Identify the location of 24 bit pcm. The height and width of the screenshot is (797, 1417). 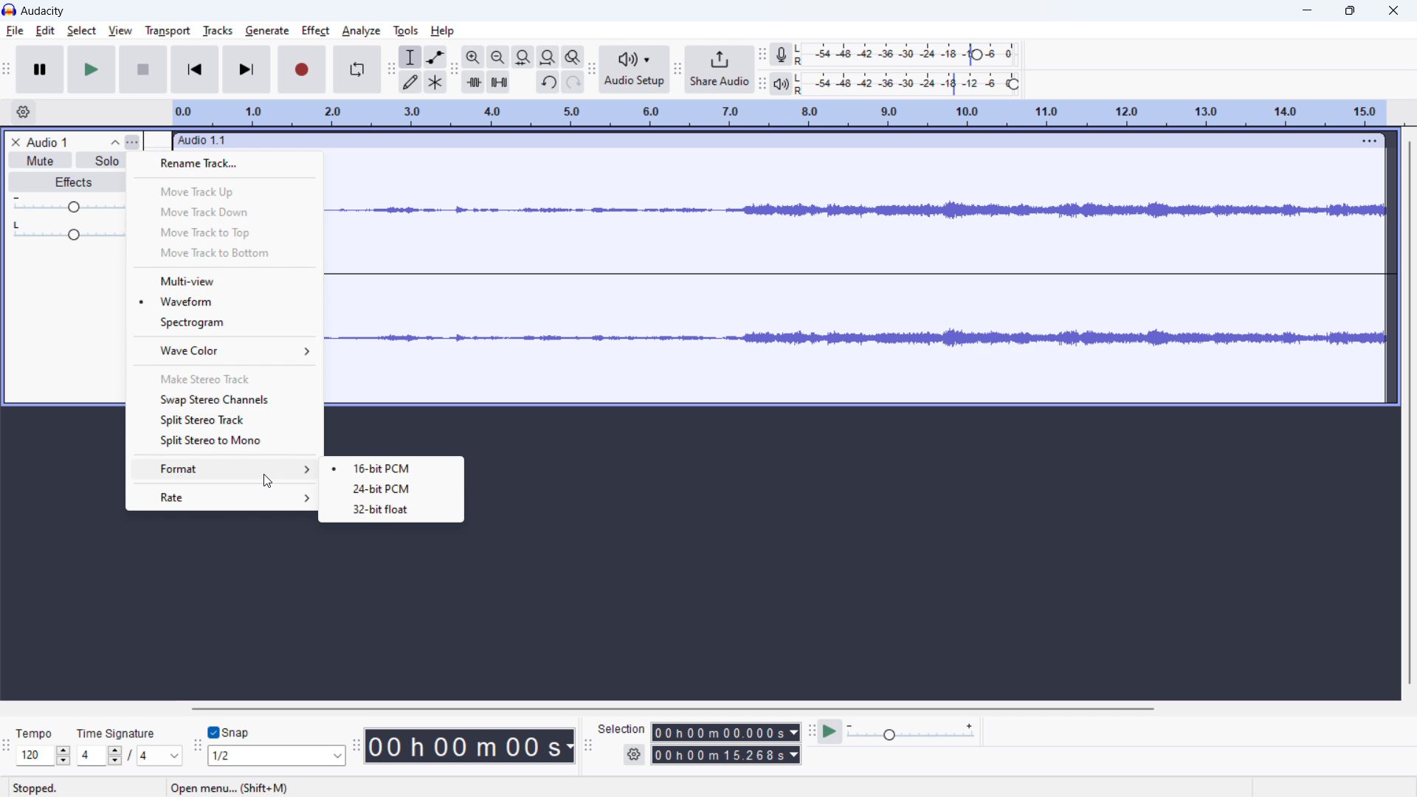
(383, 491).